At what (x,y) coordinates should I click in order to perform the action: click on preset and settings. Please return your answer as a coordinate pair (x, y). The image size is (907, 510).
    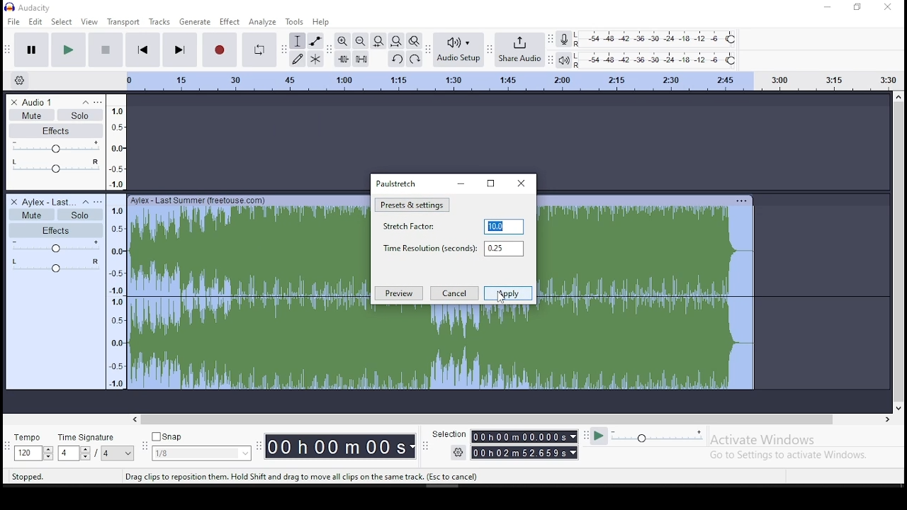
    Looking at the image, I should click on (412, 205).